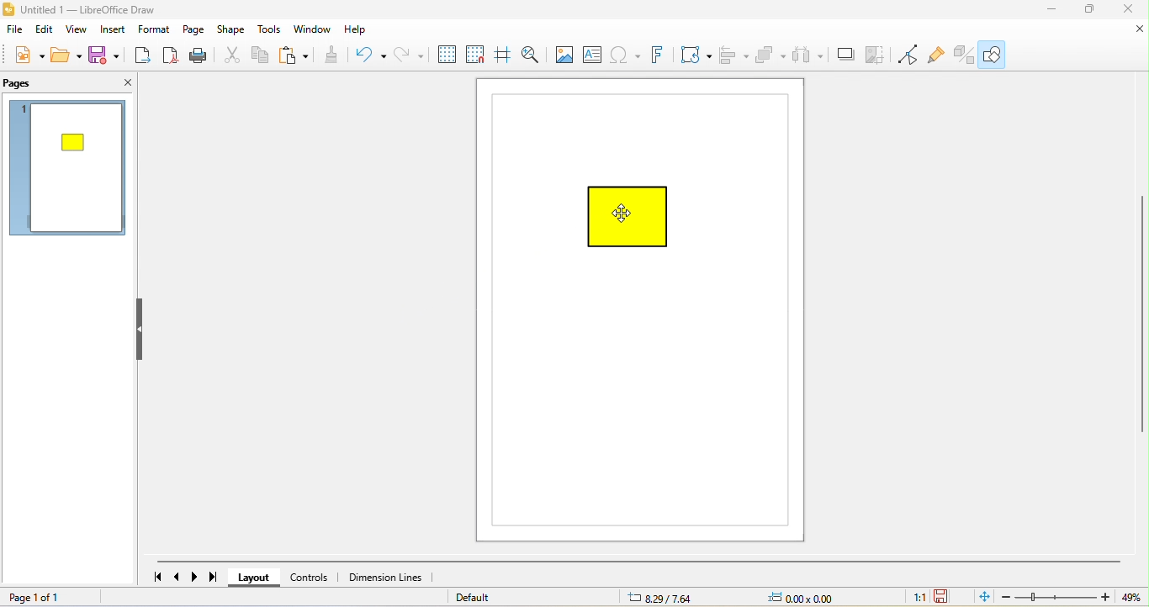  What do you see at coordinates (217, 578) in the screenshot?
I see `last page` at bounding box center [217, 578].